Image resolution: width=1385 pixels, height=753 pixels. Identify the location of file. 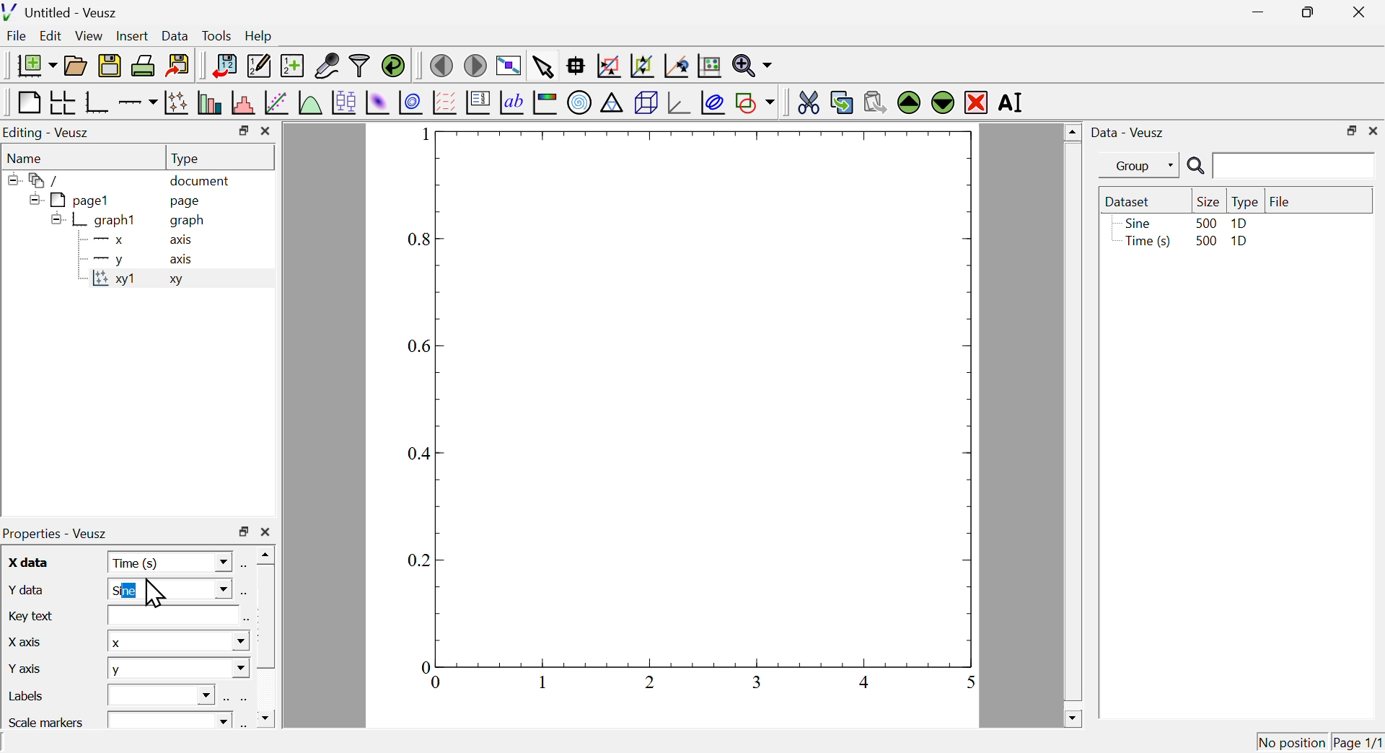
(18, 38).